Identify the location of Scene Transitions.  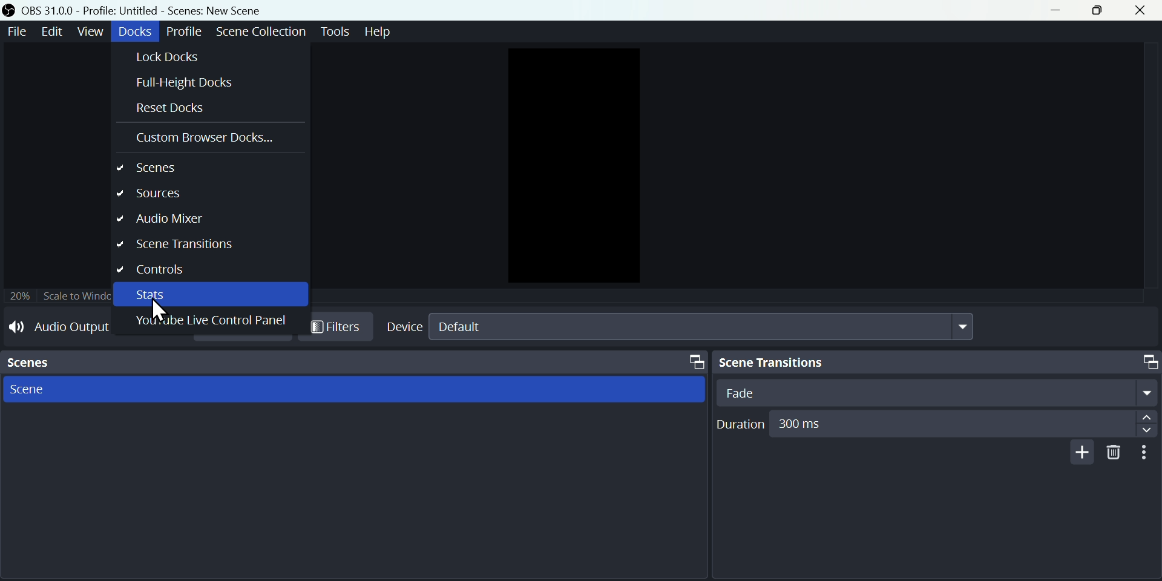
(182, 244).